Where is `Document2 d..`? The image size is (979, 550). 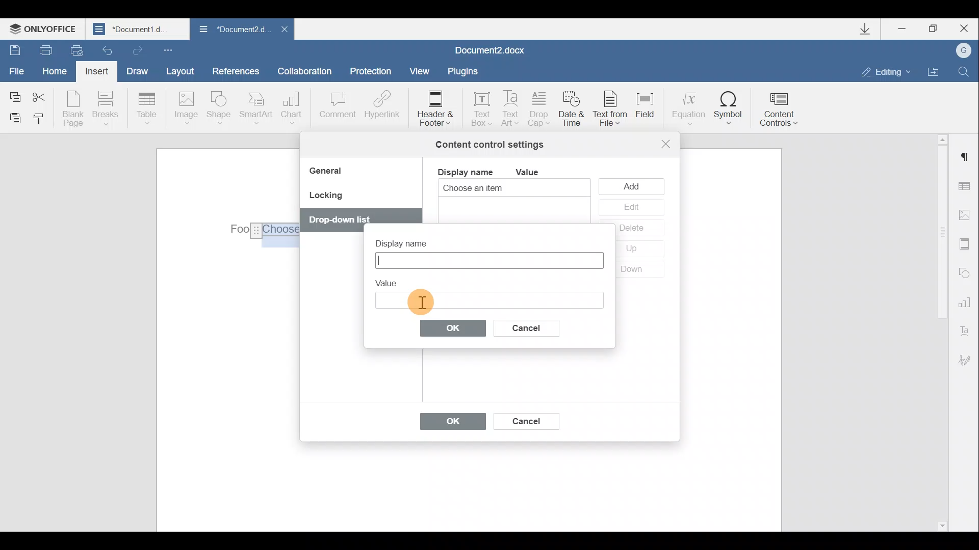
Document2 d.. is located at coordinates (234, 31).